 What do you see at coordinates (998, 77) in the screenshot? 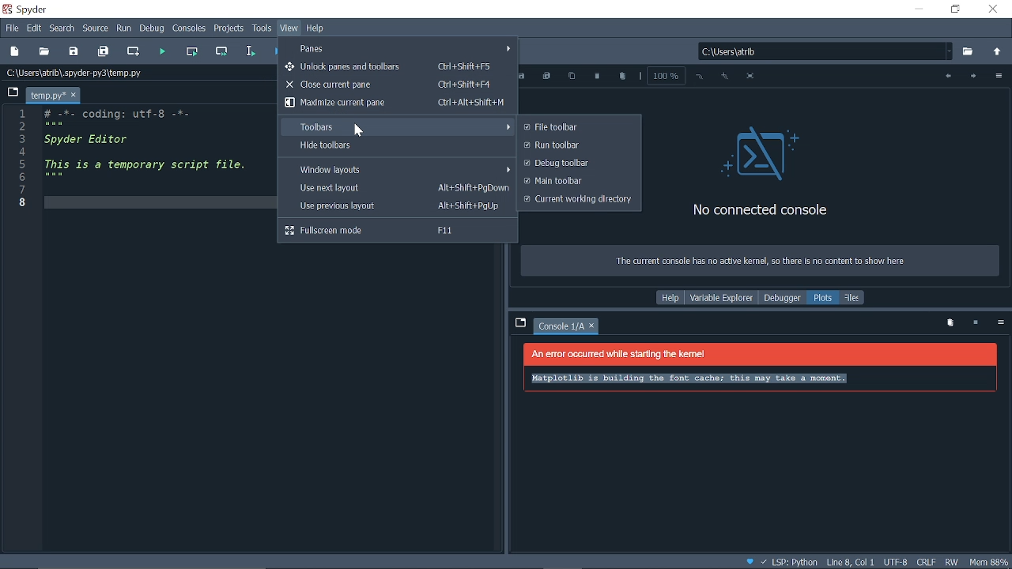
I see `Options` at bounding box center [998, 77].